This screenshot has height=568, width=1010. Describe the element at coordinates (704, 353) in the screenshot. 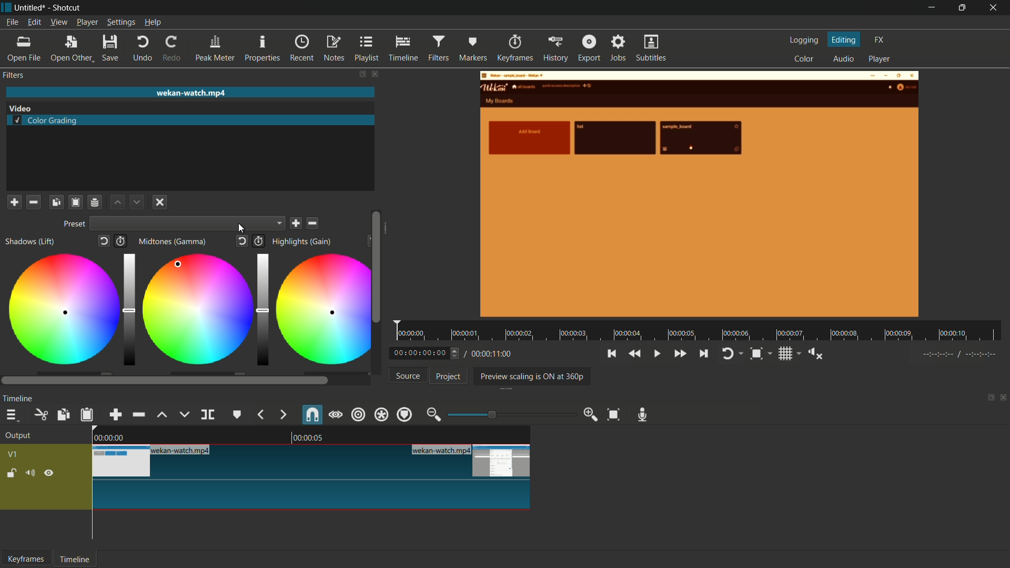

I see `skip to the next point` at that location.